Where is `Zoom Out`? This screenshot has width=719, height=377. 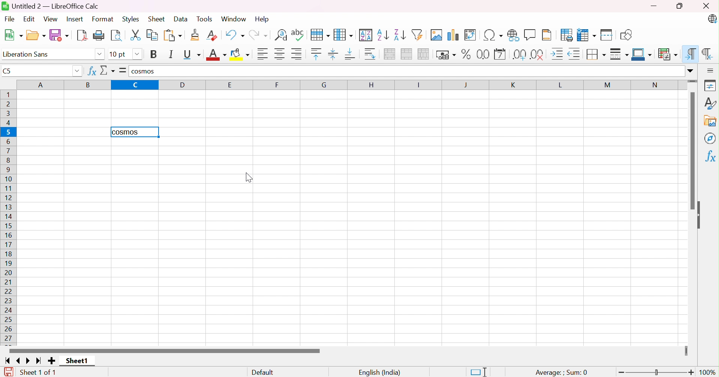 Zoom Out is located at coordinates (620, 373).